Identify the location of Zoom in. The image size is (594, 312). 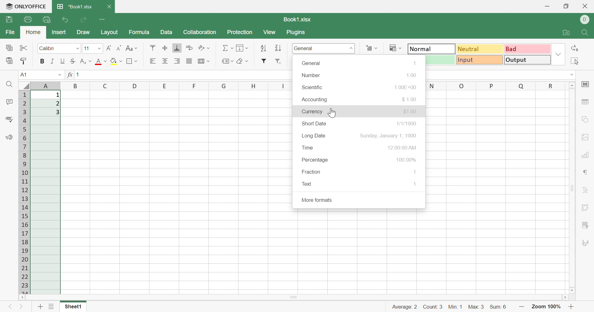
(521, 307).